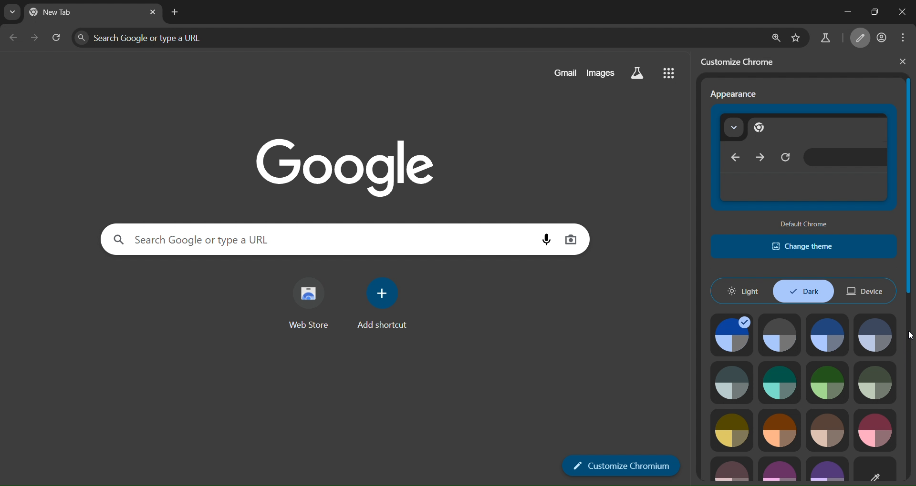  I want to click on voice search, so click(545, 240).